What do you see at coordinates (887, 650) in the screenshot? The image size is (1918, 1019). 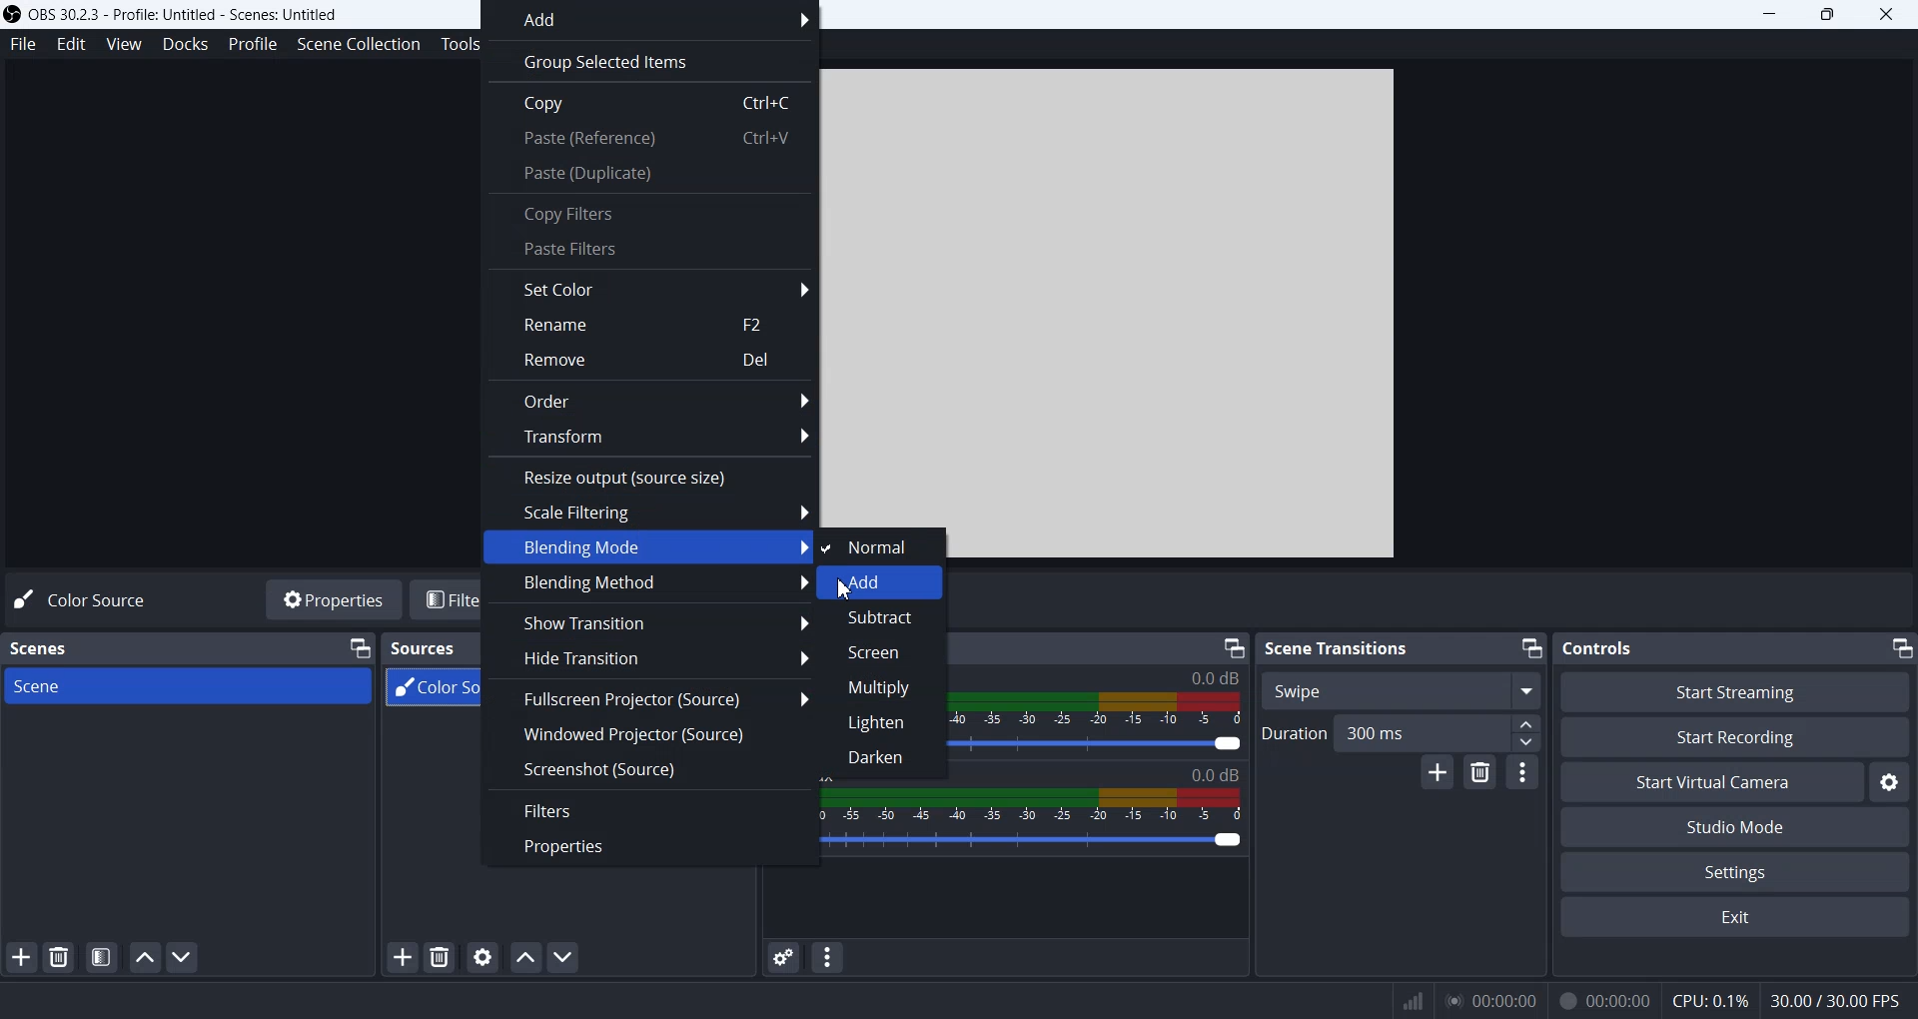 I see `Screen` at bounding box center [887, 650].